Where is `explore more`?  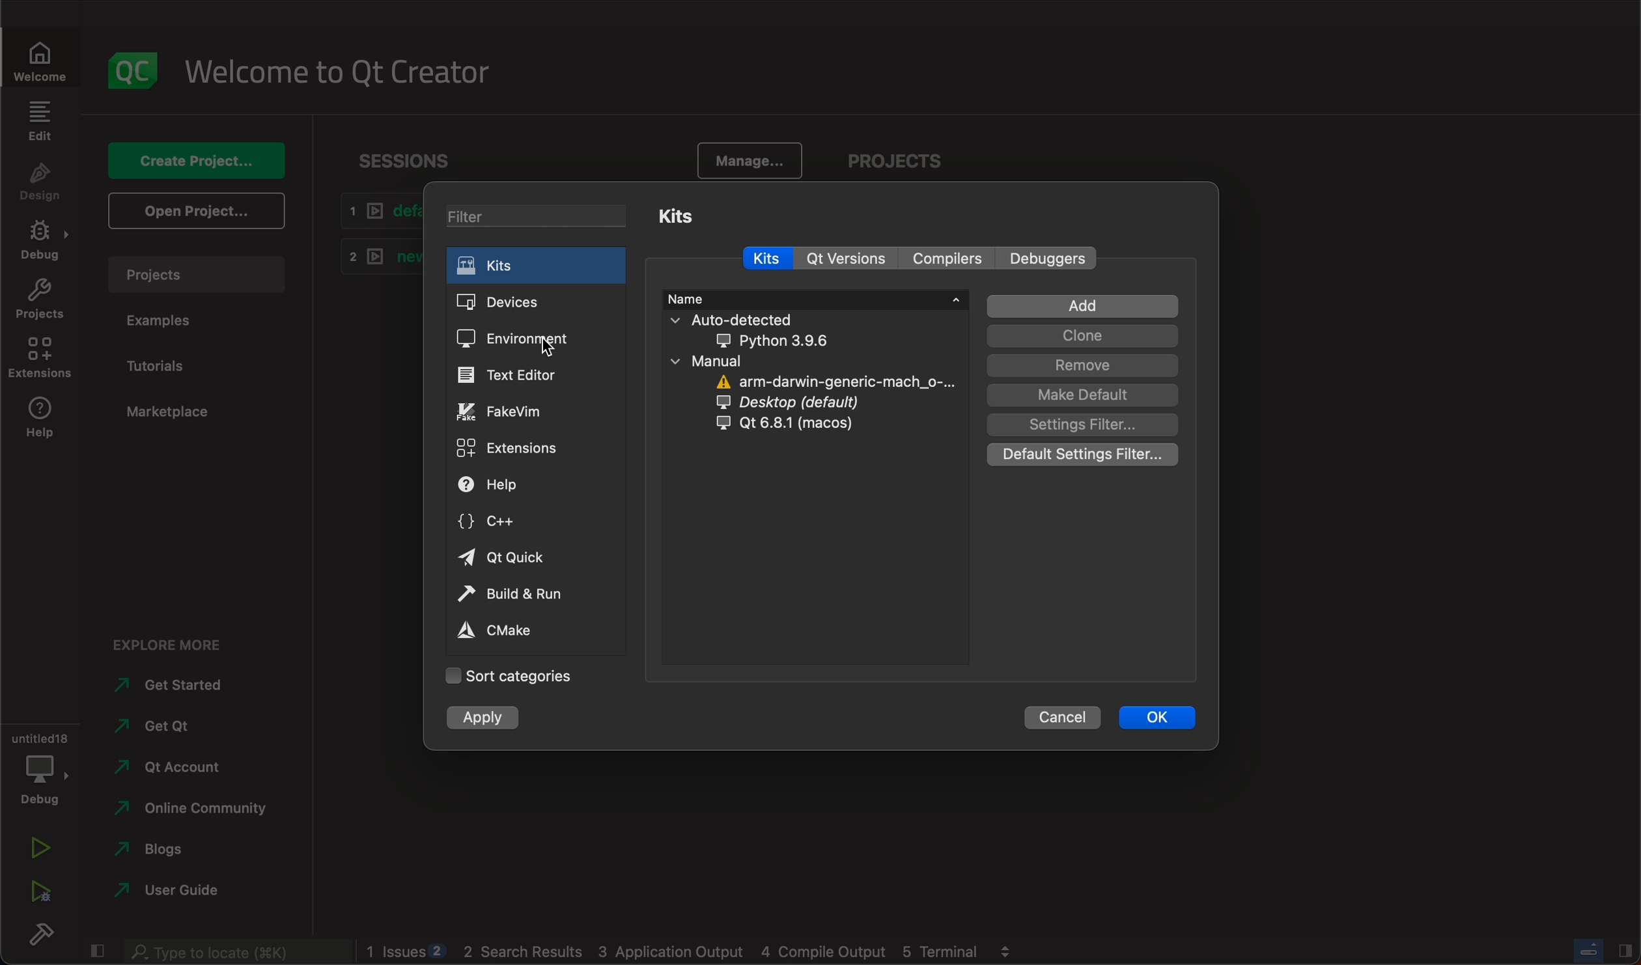
explore more is located at coordinates (165, 641).